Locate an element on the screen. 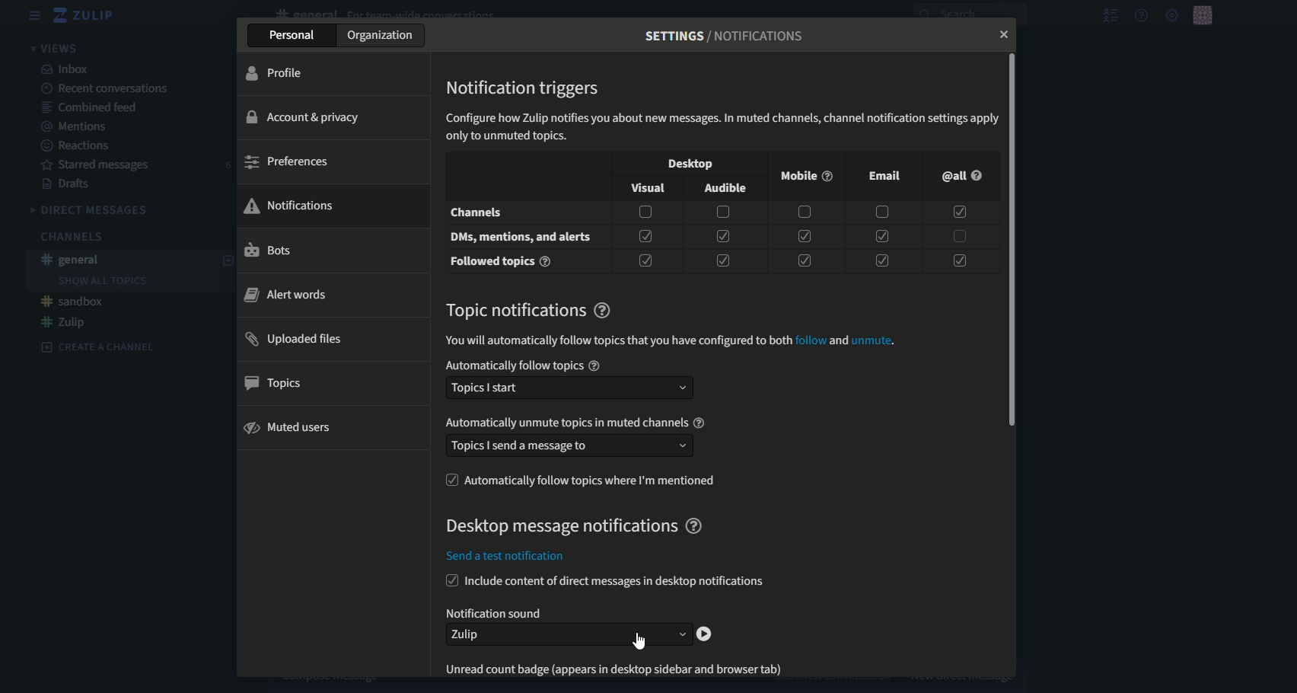  visual is located at coordinates (646, 187).